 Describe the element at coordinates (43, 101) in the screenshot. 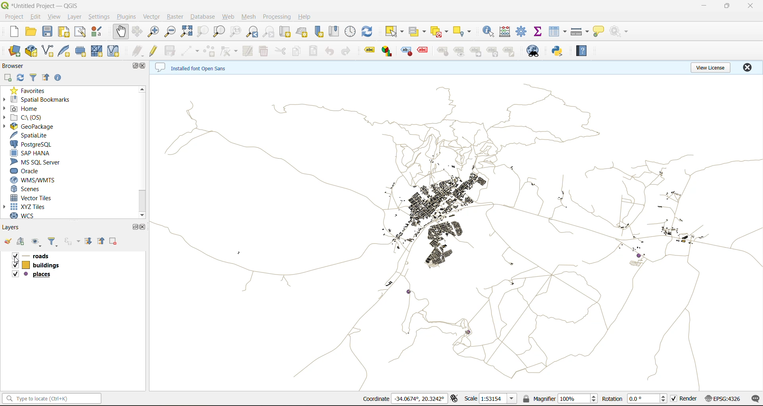

I see `spatial  bookmarks` at that location.